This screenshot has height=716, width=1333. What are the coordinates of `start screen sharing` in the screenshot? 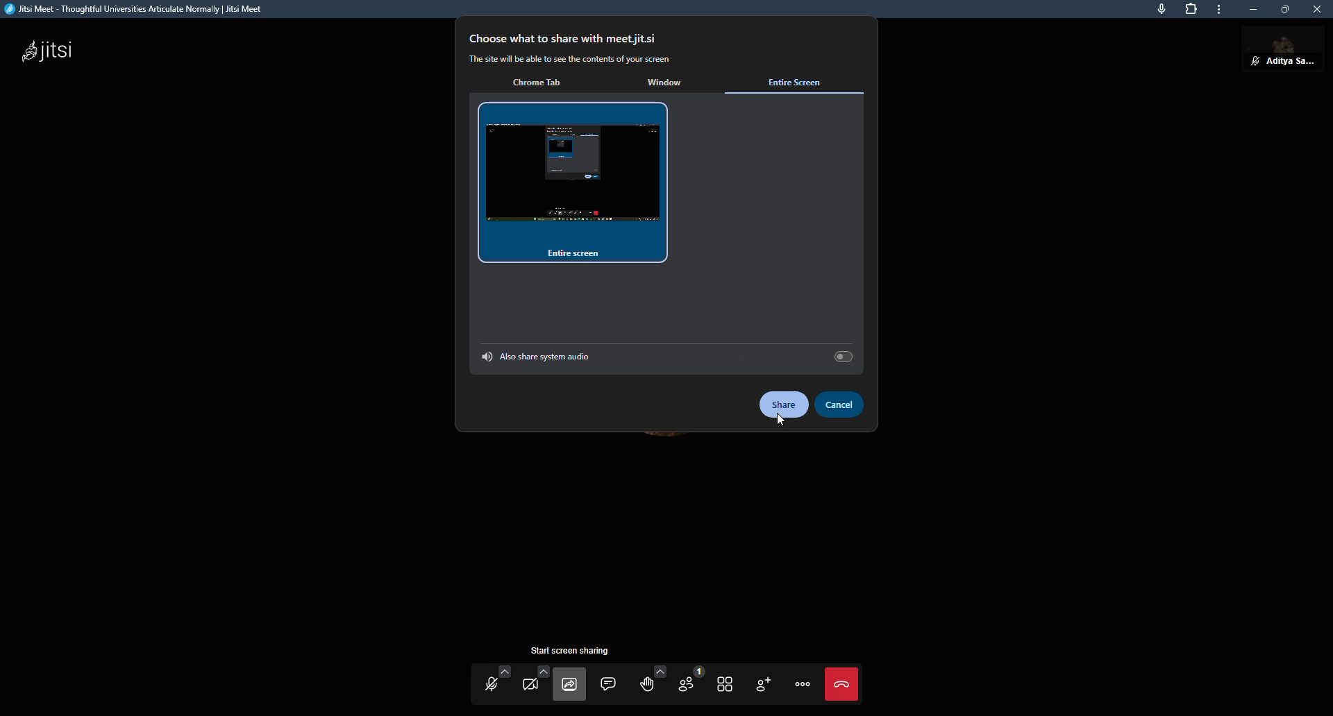 It's located at (572, 684).